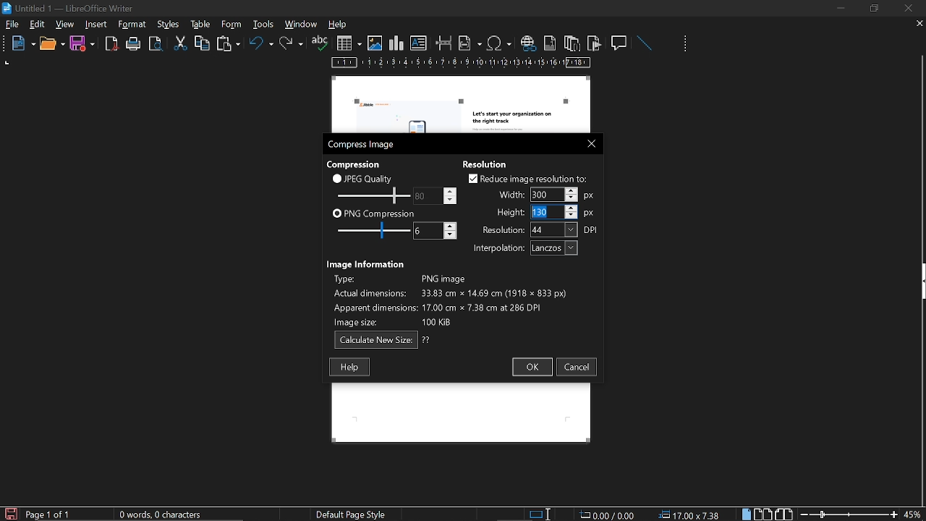 The image size is (926, 521). What do you see at coordinates (419, 43) in the screenshot?
I see `insert text` at bounding box center [419, 43].